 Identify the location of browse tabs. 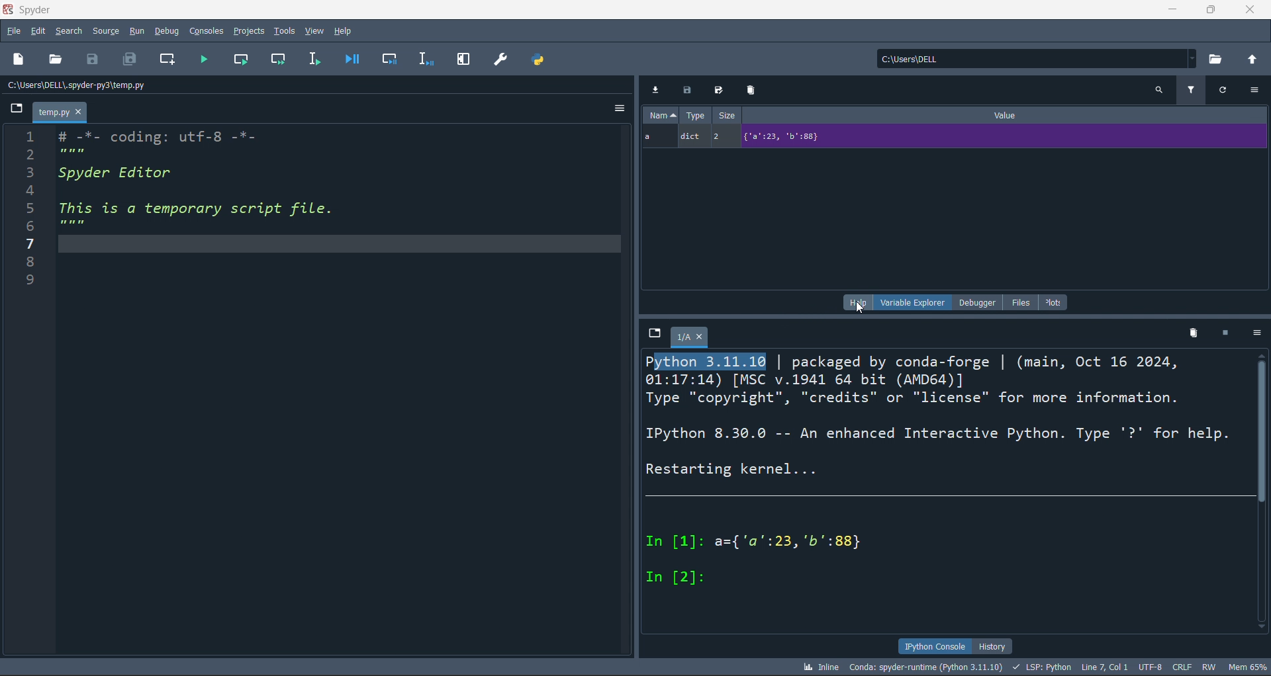
(13, 109).